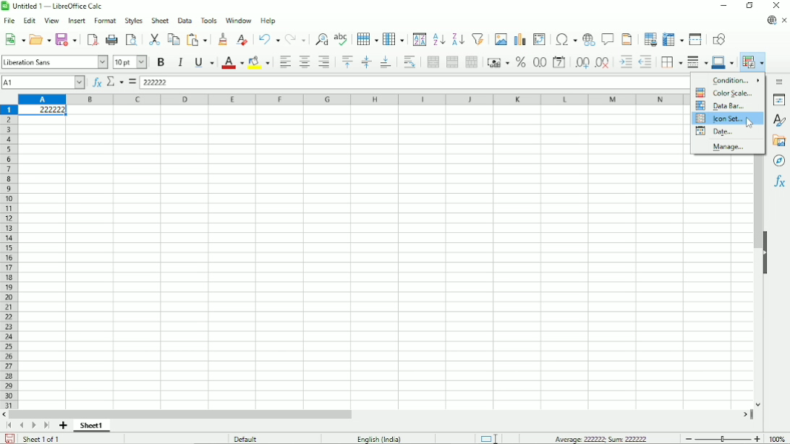 The width and height of the screenshot is (790, 444). Describe the element at coordinates (558, 62) in the screenshot. I see `Format as date` at that location.